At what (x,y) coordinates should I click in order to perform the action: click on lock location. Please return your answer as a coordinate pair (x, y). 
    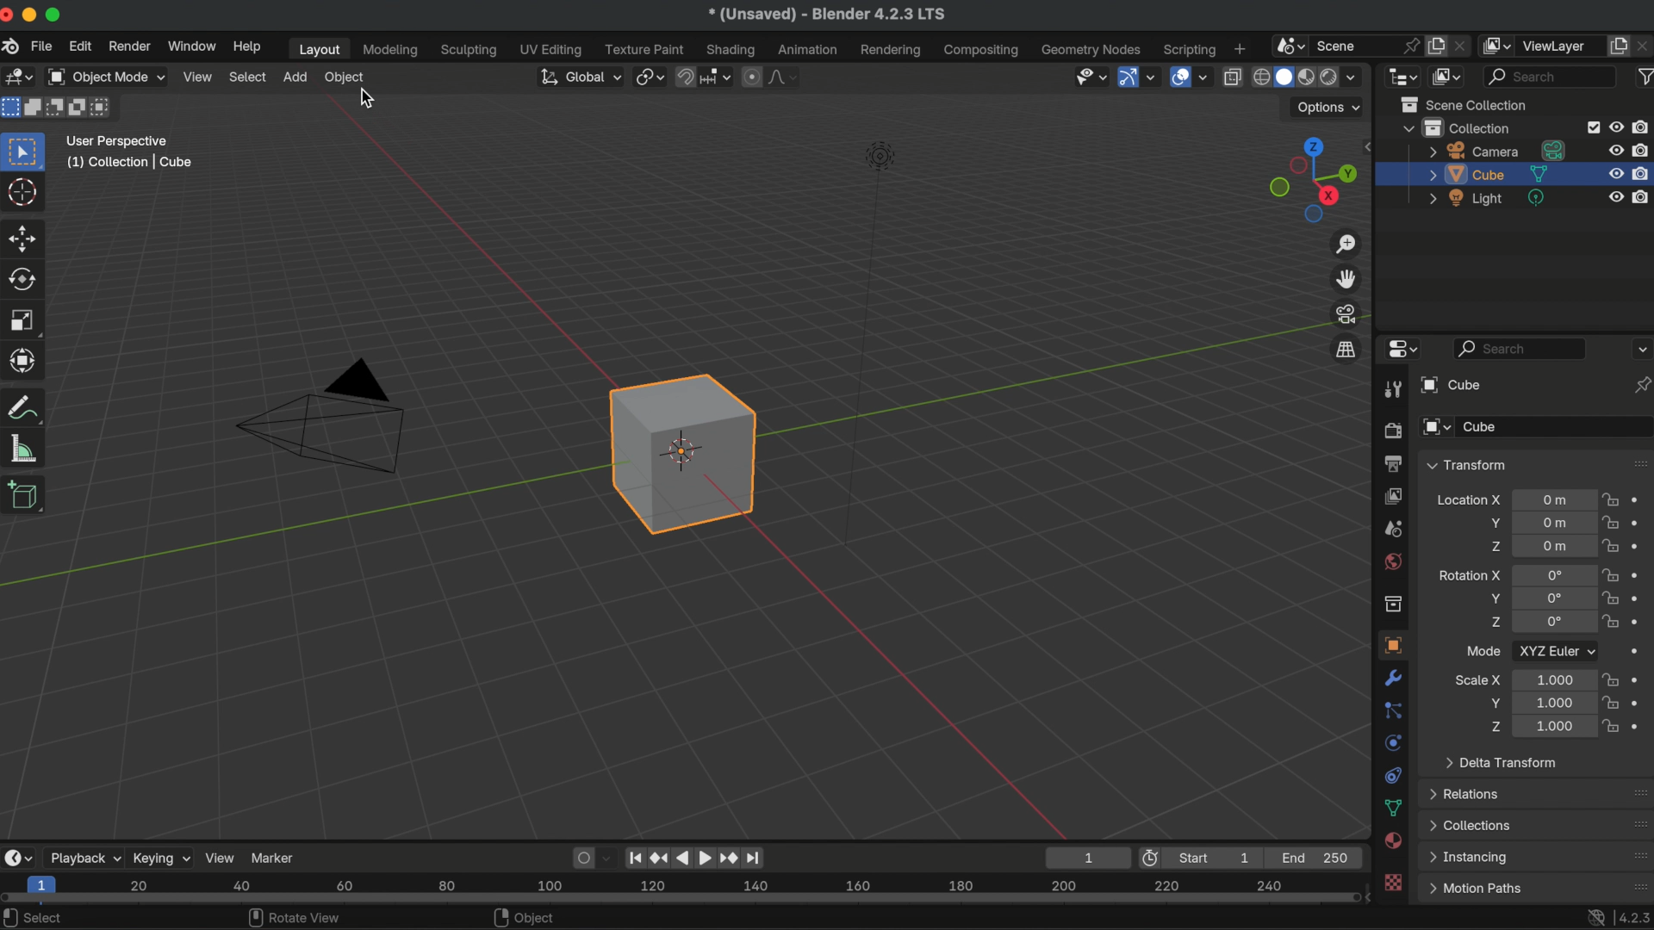
    Looking at the image, I should click on (1611, 546).